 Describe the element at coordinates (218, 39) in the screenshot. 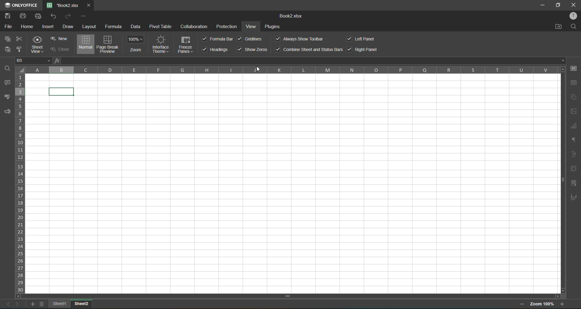

I see `formula bar` at that location.